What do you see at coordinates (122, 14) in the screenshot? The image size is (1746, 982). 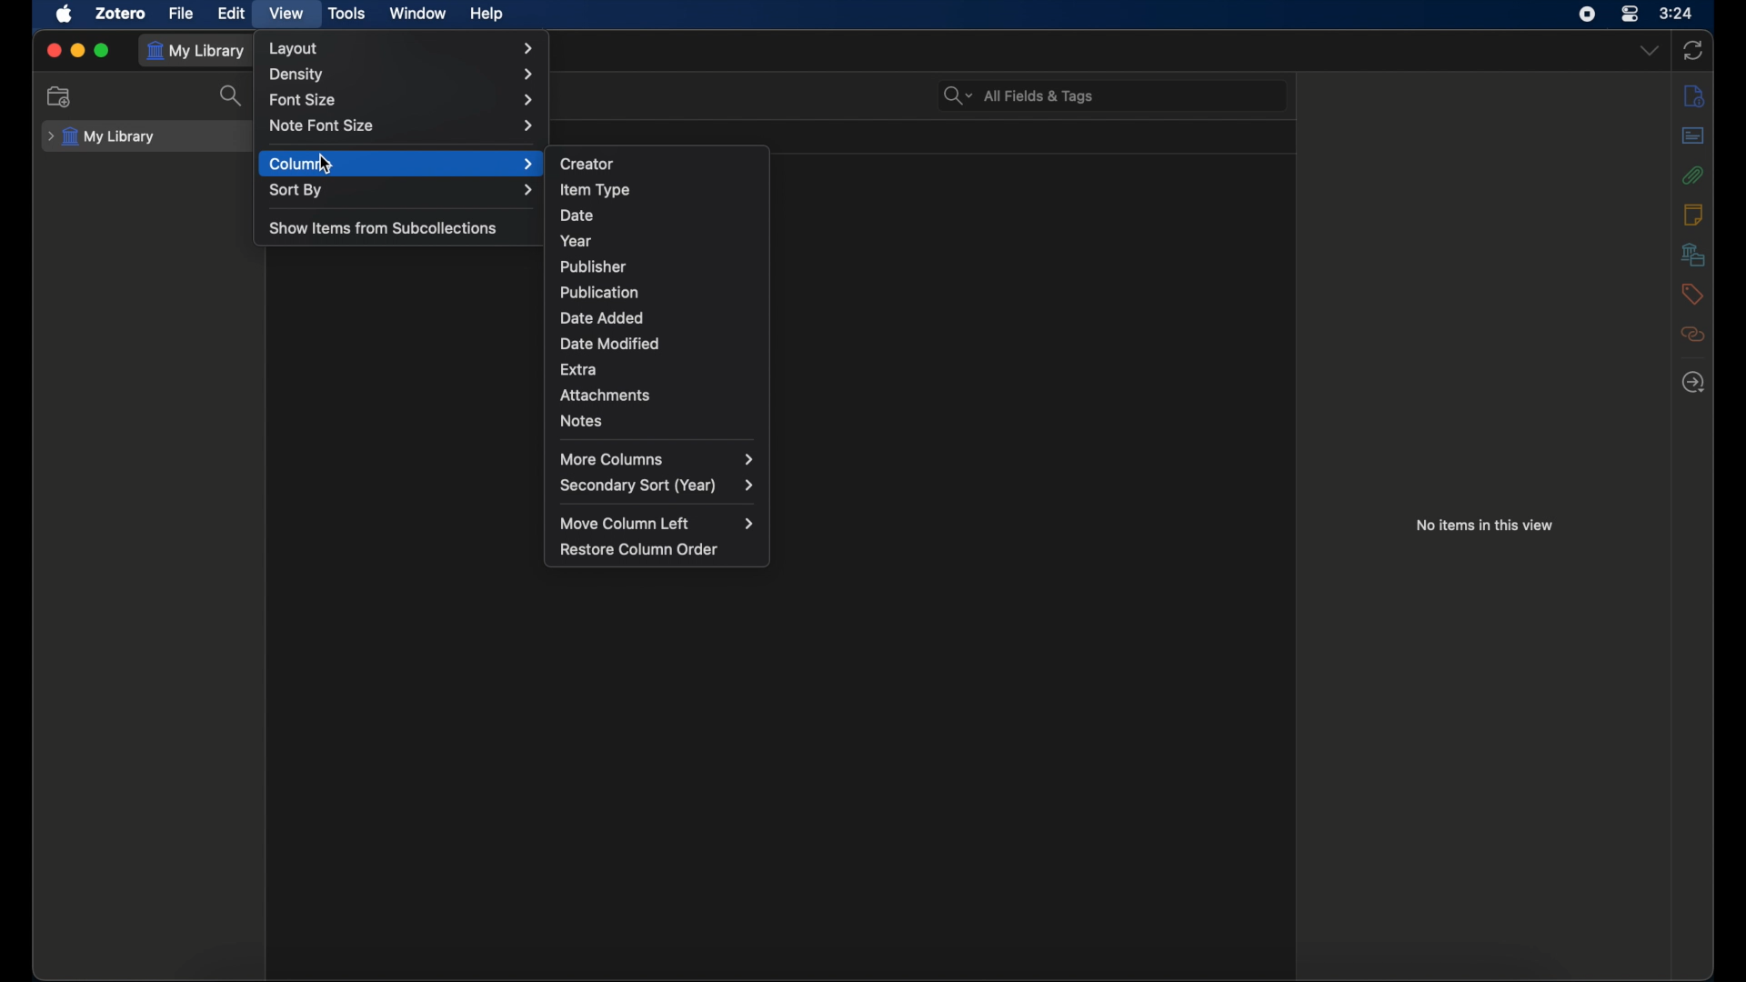 I see `zotero` at bounding box center [122, 14].